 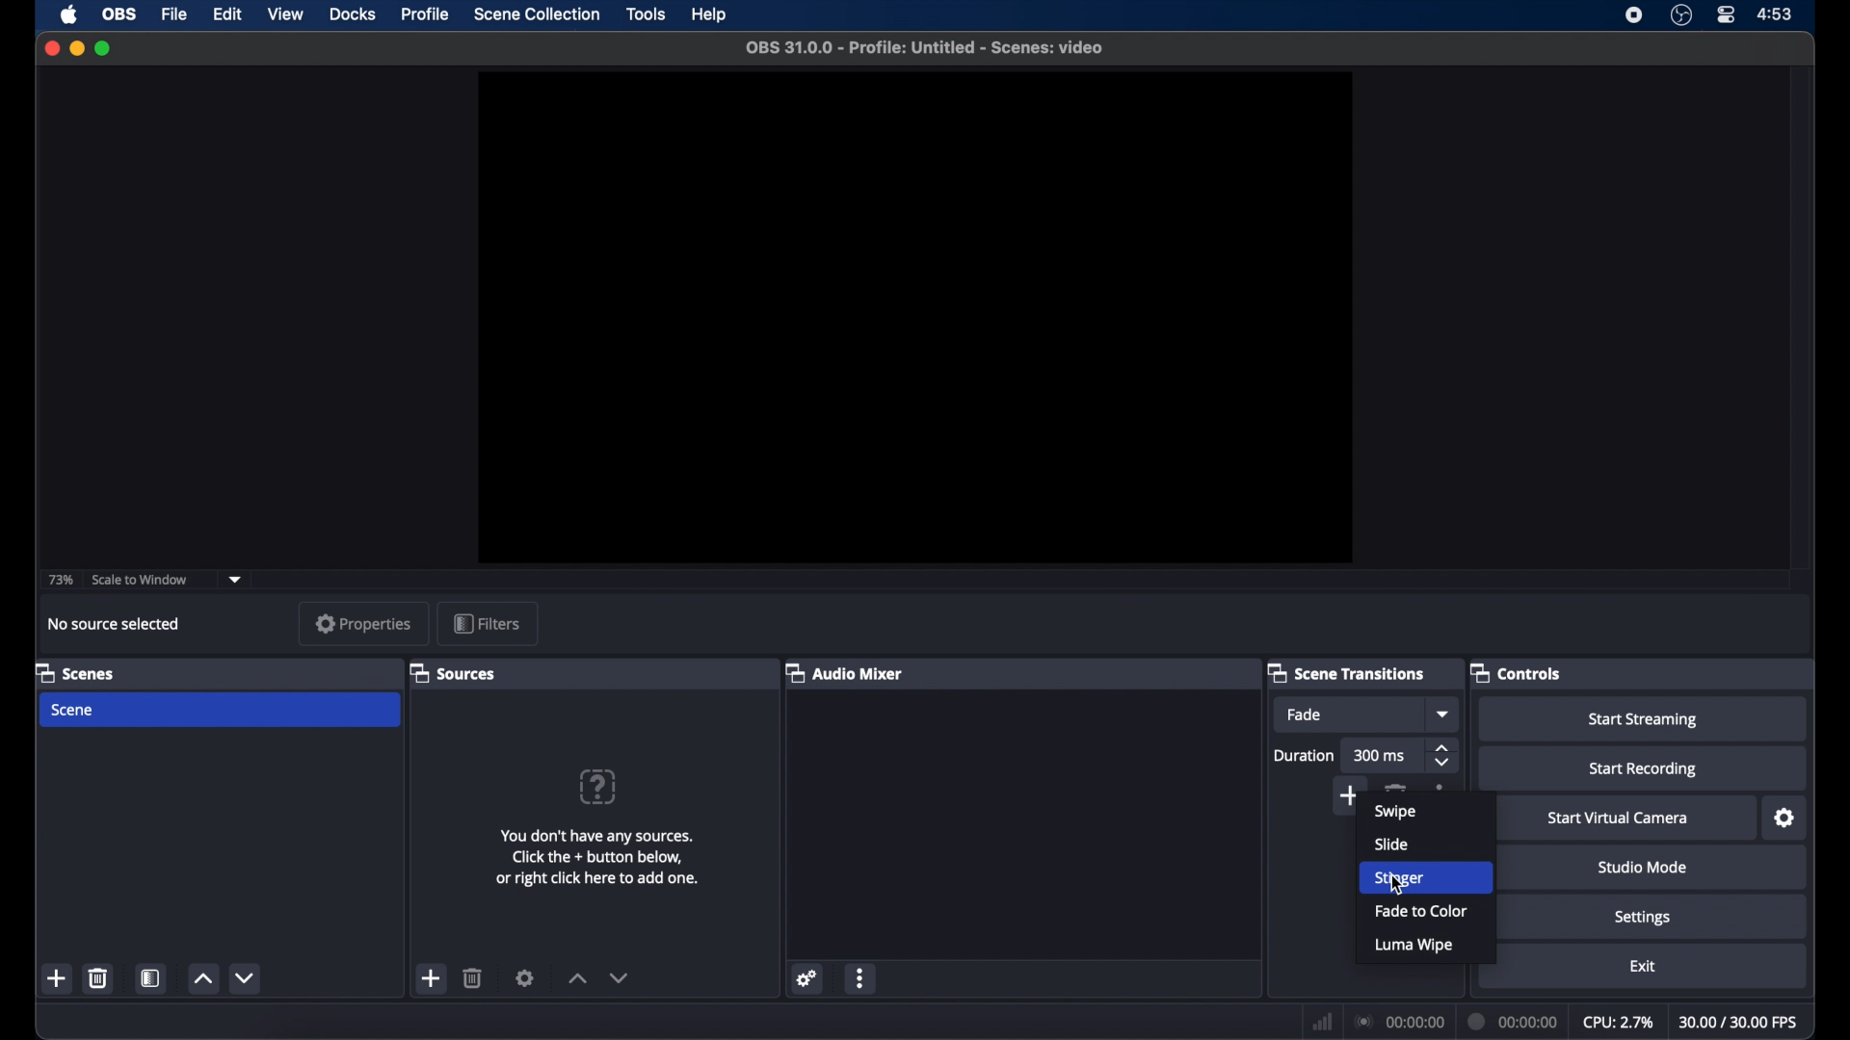 I want to click on delete, so click(x=97, y=976).